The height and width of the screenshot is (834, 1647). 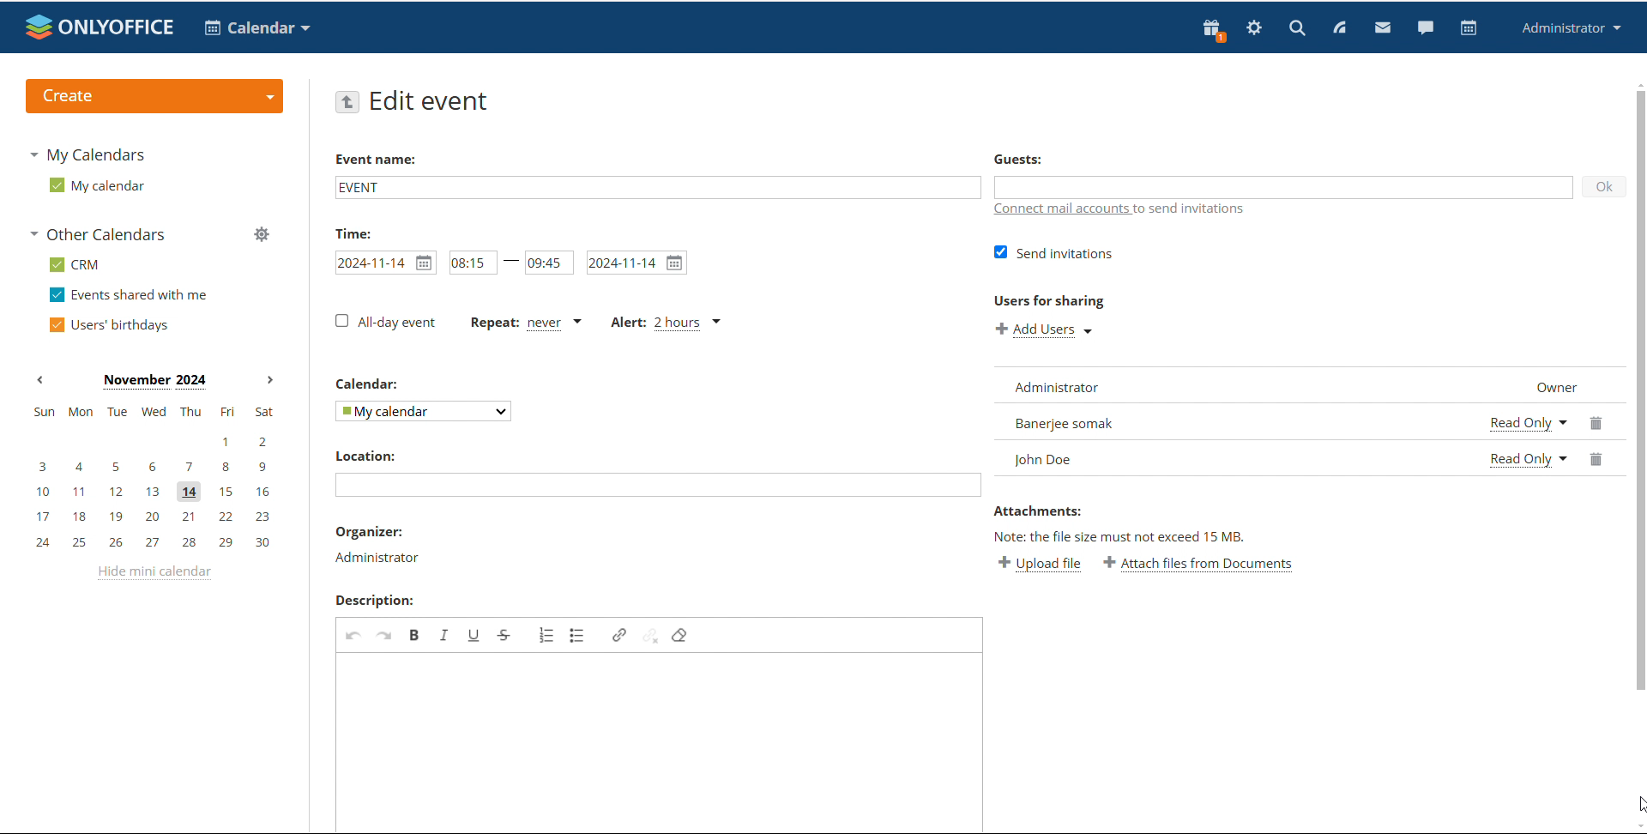 I want to click on event repetition, so click(x=522, y=323).